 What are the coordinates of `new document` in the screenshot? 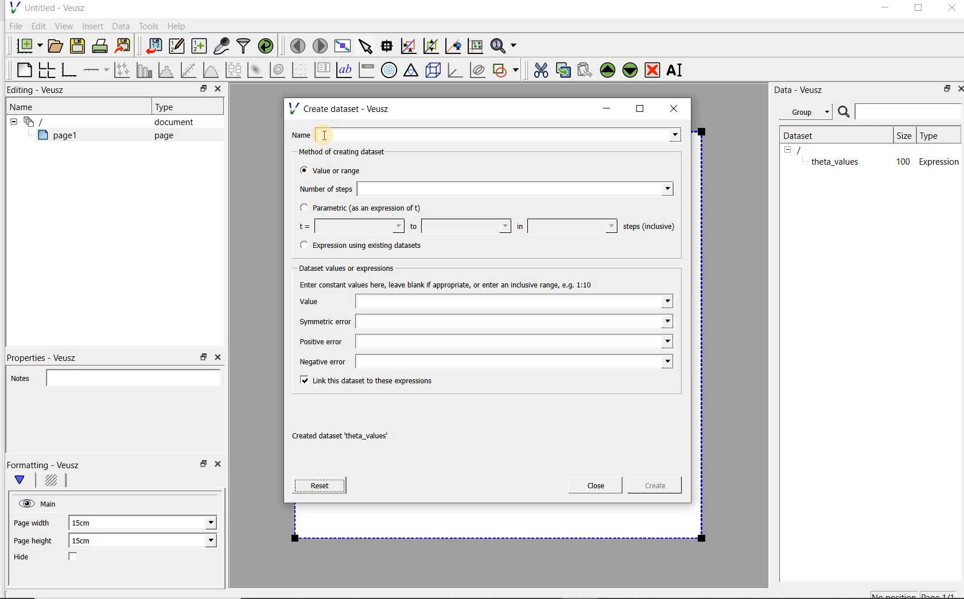 It's located at (26, 44).